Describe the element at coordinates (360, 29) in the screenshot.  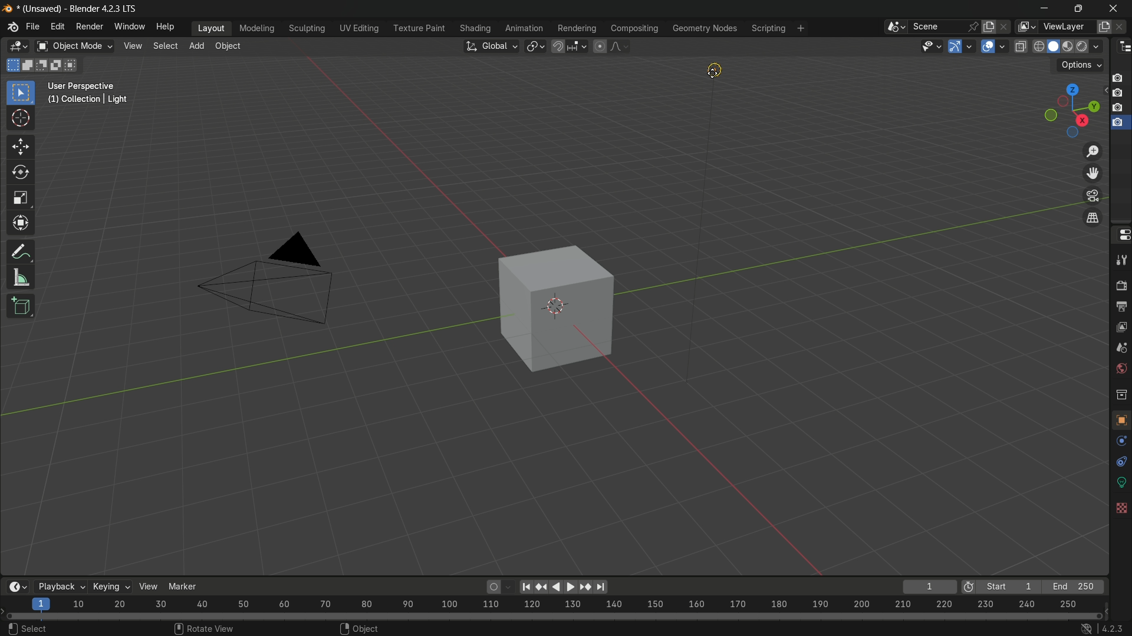
I see `uv editing menu` at that location.